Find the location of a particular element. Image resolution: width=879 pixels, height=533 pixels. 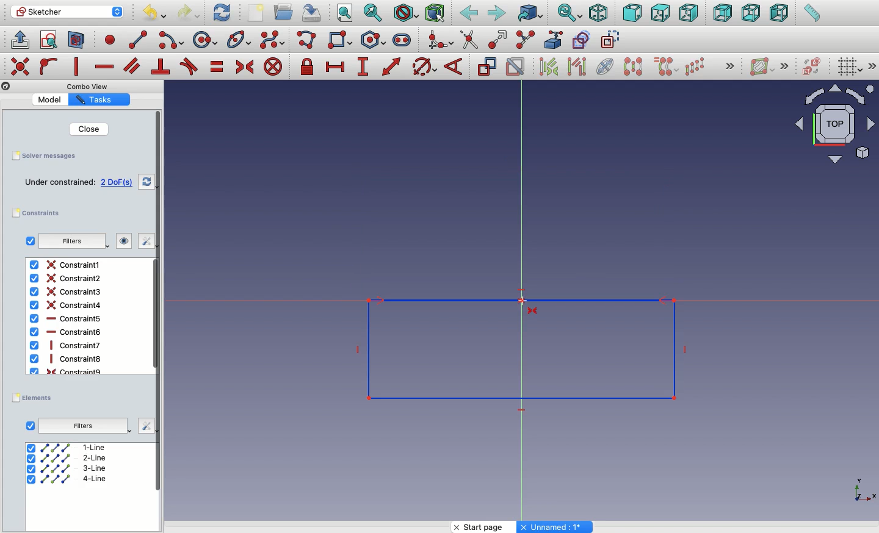

Combo View is located at coordinates (88, 86).